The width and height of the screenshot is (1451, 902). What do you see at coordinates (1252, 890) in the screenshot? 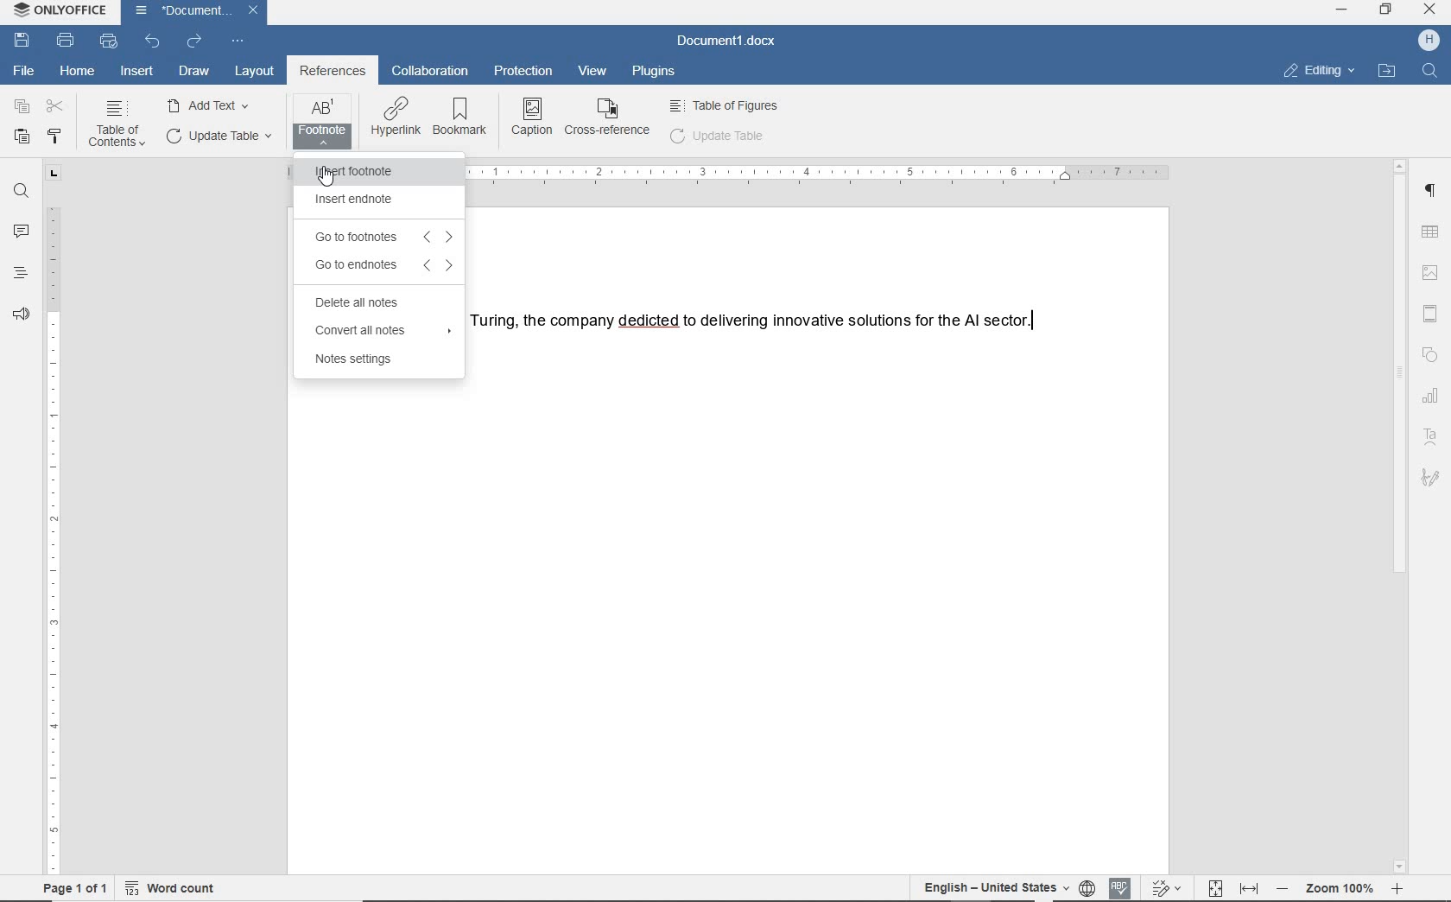
I see `fit to width` at bounding box center [1252, 890].